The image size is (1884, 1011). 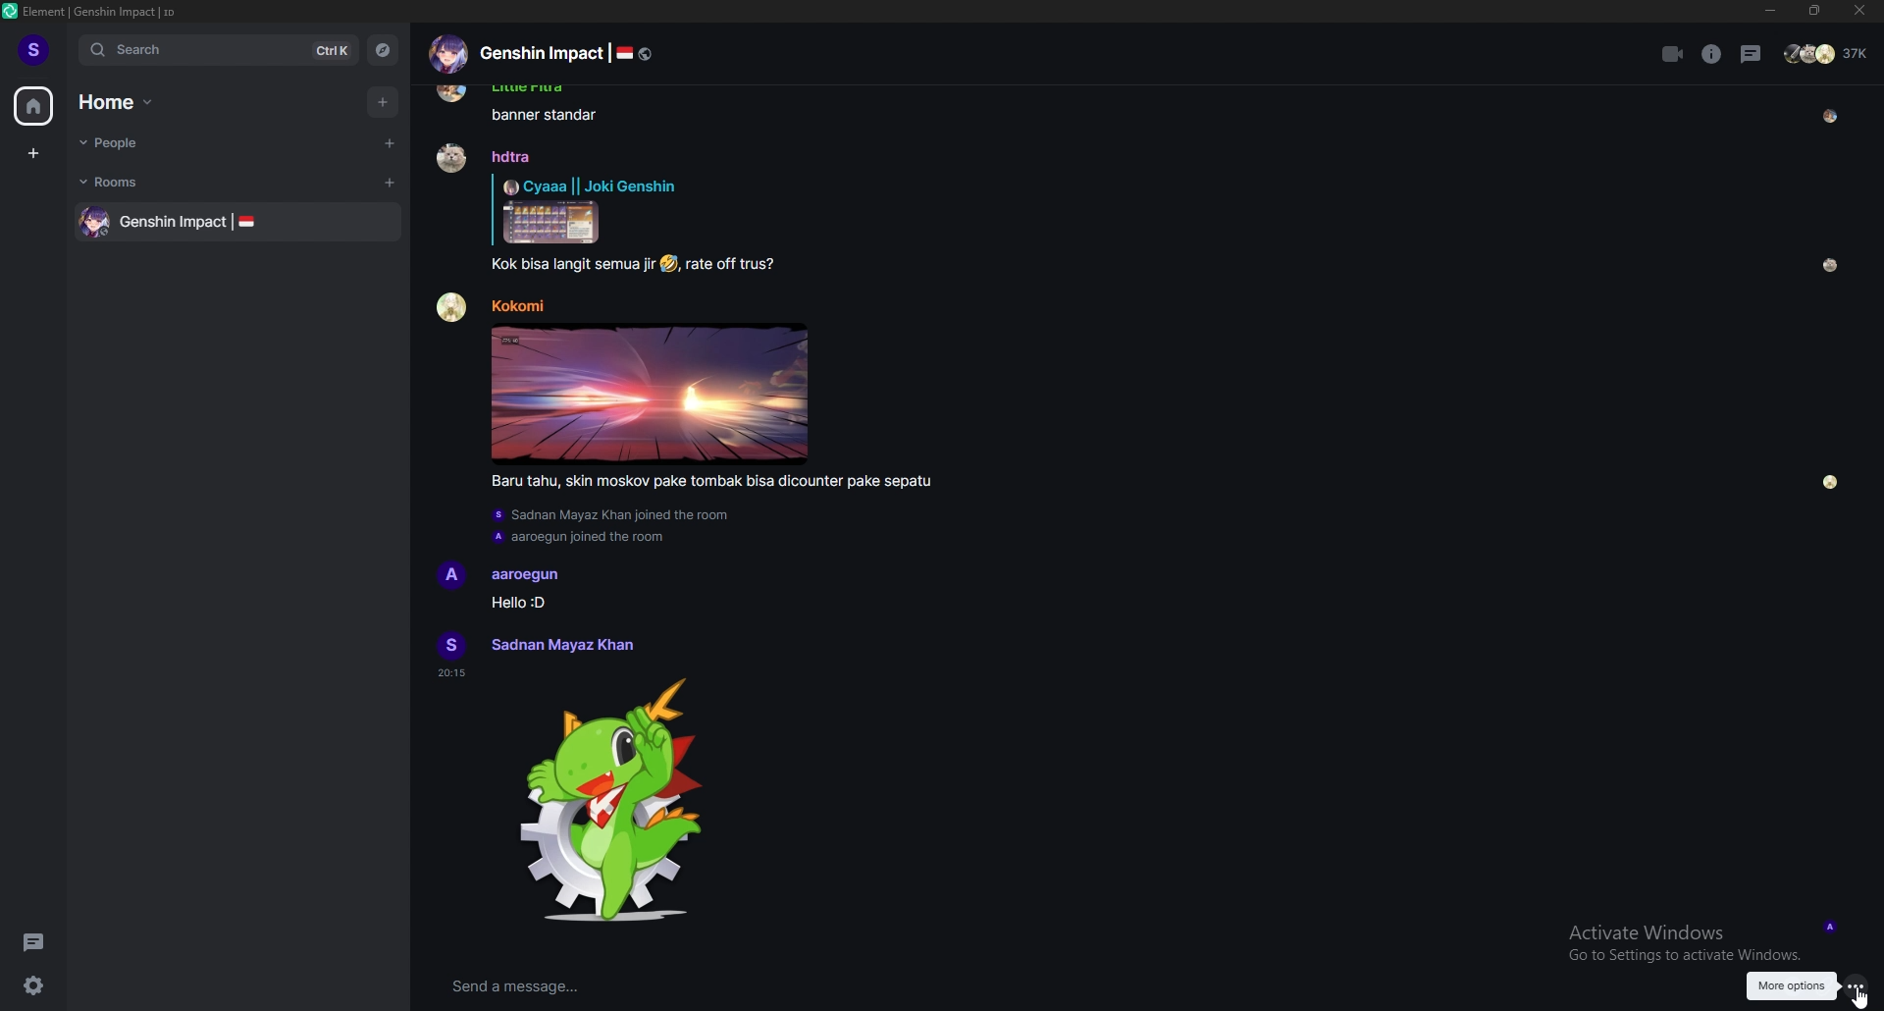 I want to click on profile, so click(x=35, y=48).